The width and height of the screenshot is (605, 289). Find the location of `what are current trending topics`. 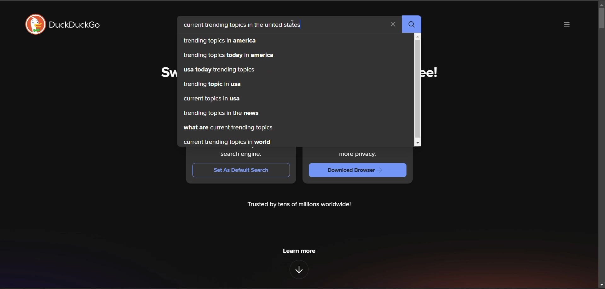

what are current trending topics is located at coordinates (230, 128).